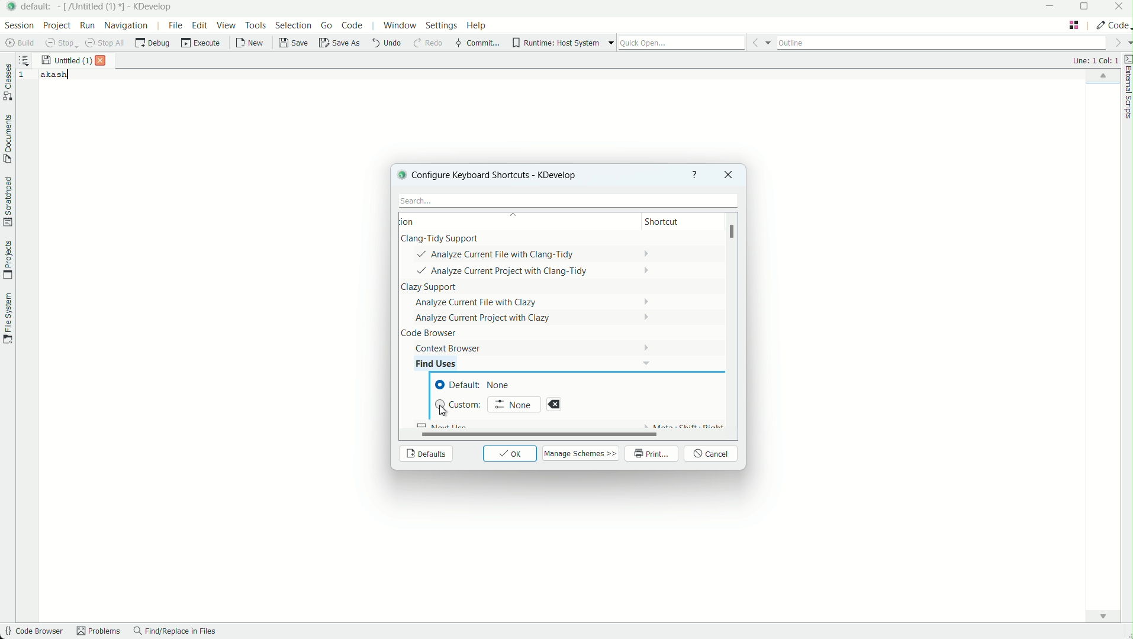  What do you see at coordinates (104, 60) in the screenshot?
I see `close file` at bounding box center [104, 60].